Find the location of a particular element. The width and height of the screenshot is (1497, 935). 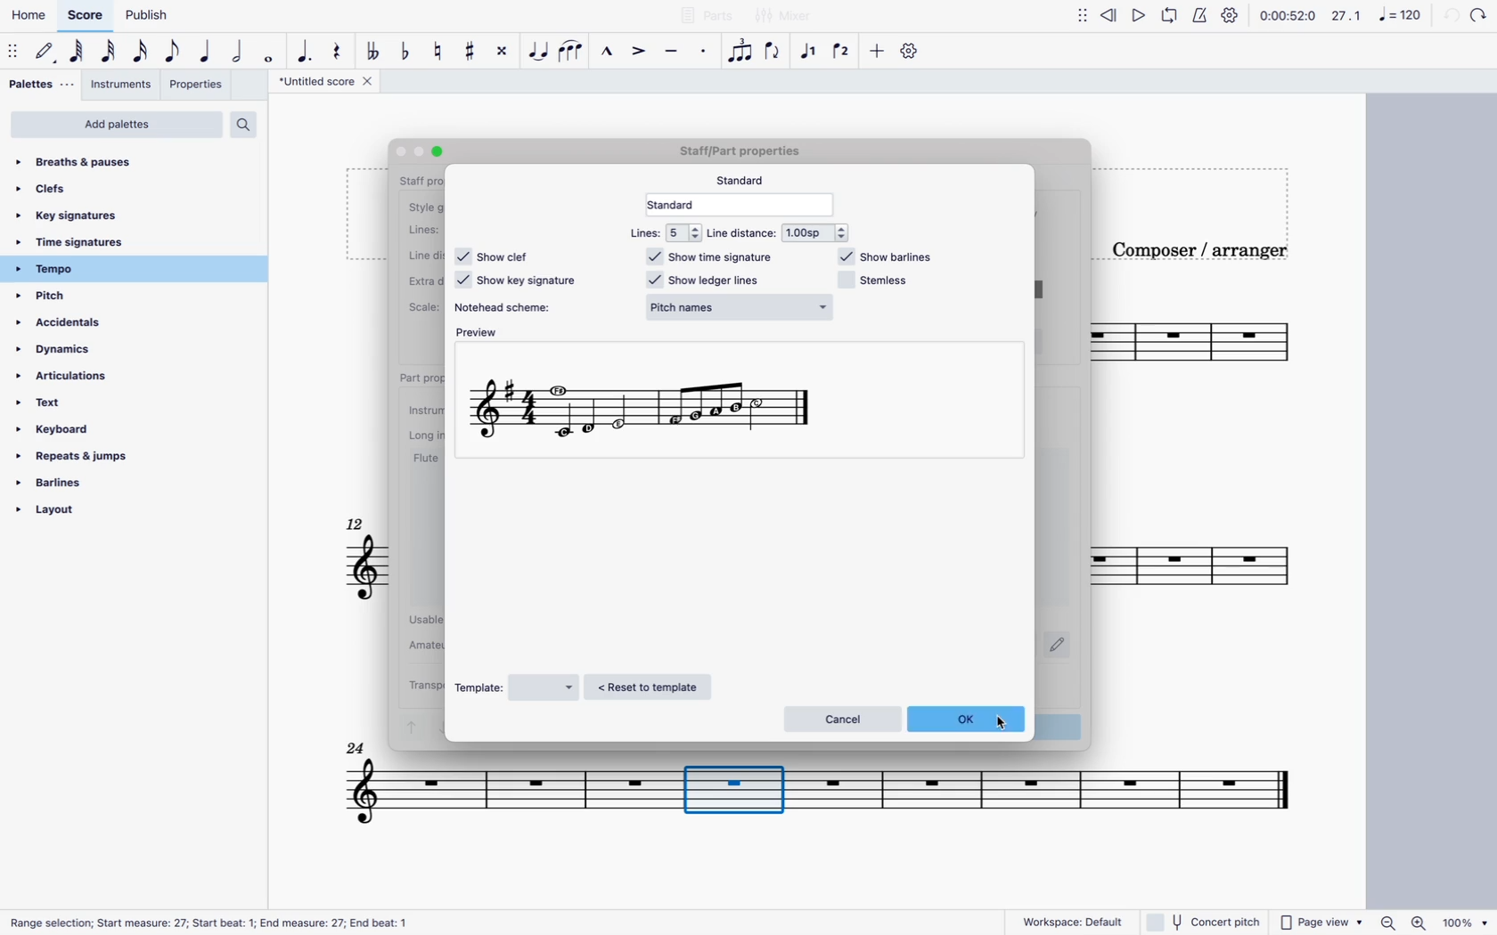

voice 1 is located at coordinates (810, 50).